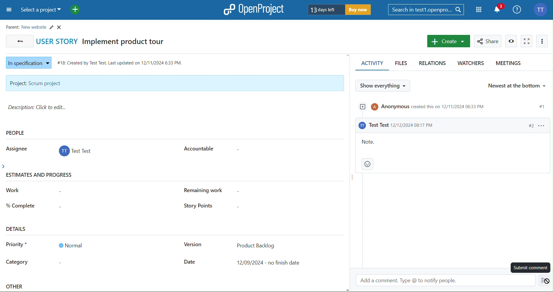 The width and height of the screenshot is (553, 292). I want to click on % Complete, so click(20, 205).